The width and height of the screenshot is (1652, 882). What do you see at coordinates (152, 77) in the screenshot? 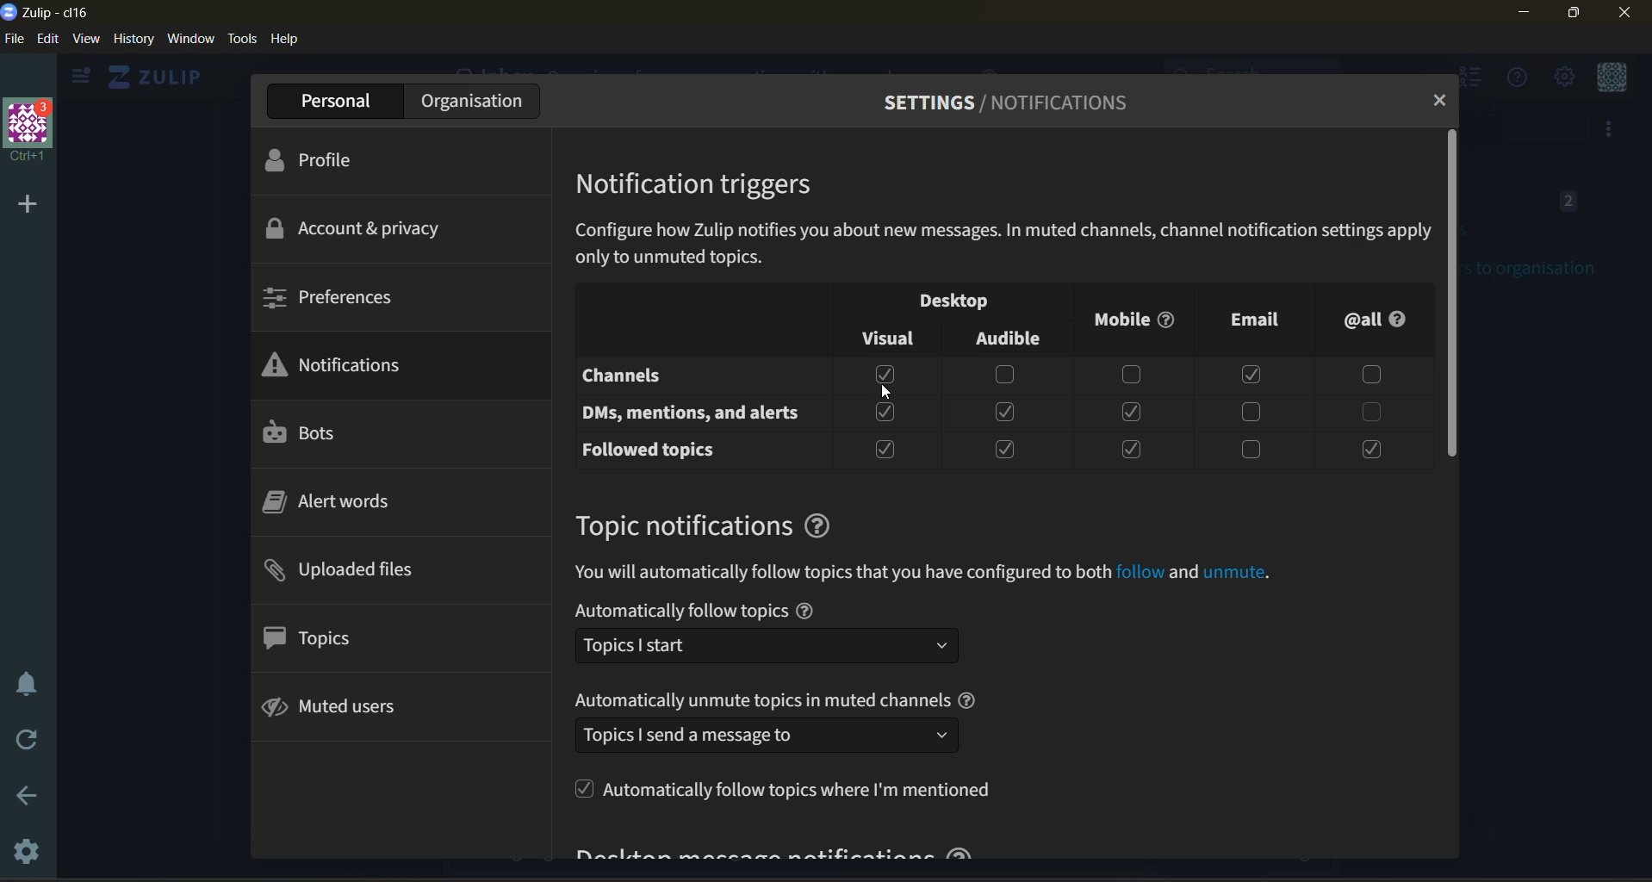
I see `home view` at bounding box center [152, 77].